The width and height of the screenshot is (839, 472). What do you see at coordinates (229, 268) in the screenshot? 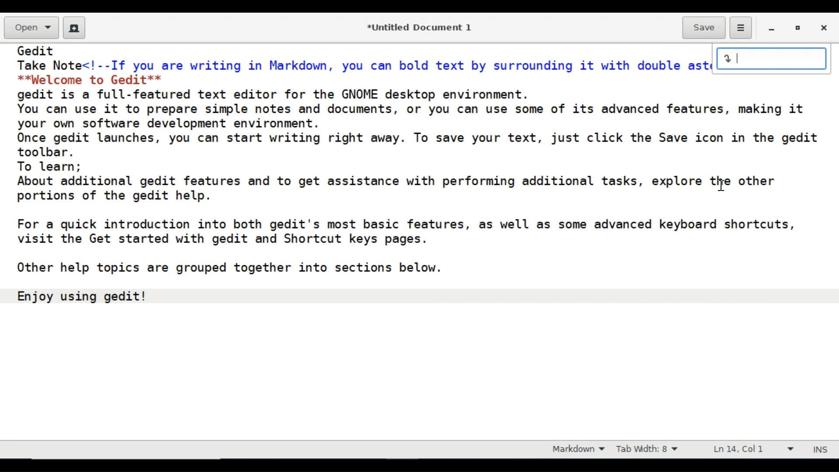
I see `Other help topics are grouped together into sections below.` at bounding box center [229, 268].